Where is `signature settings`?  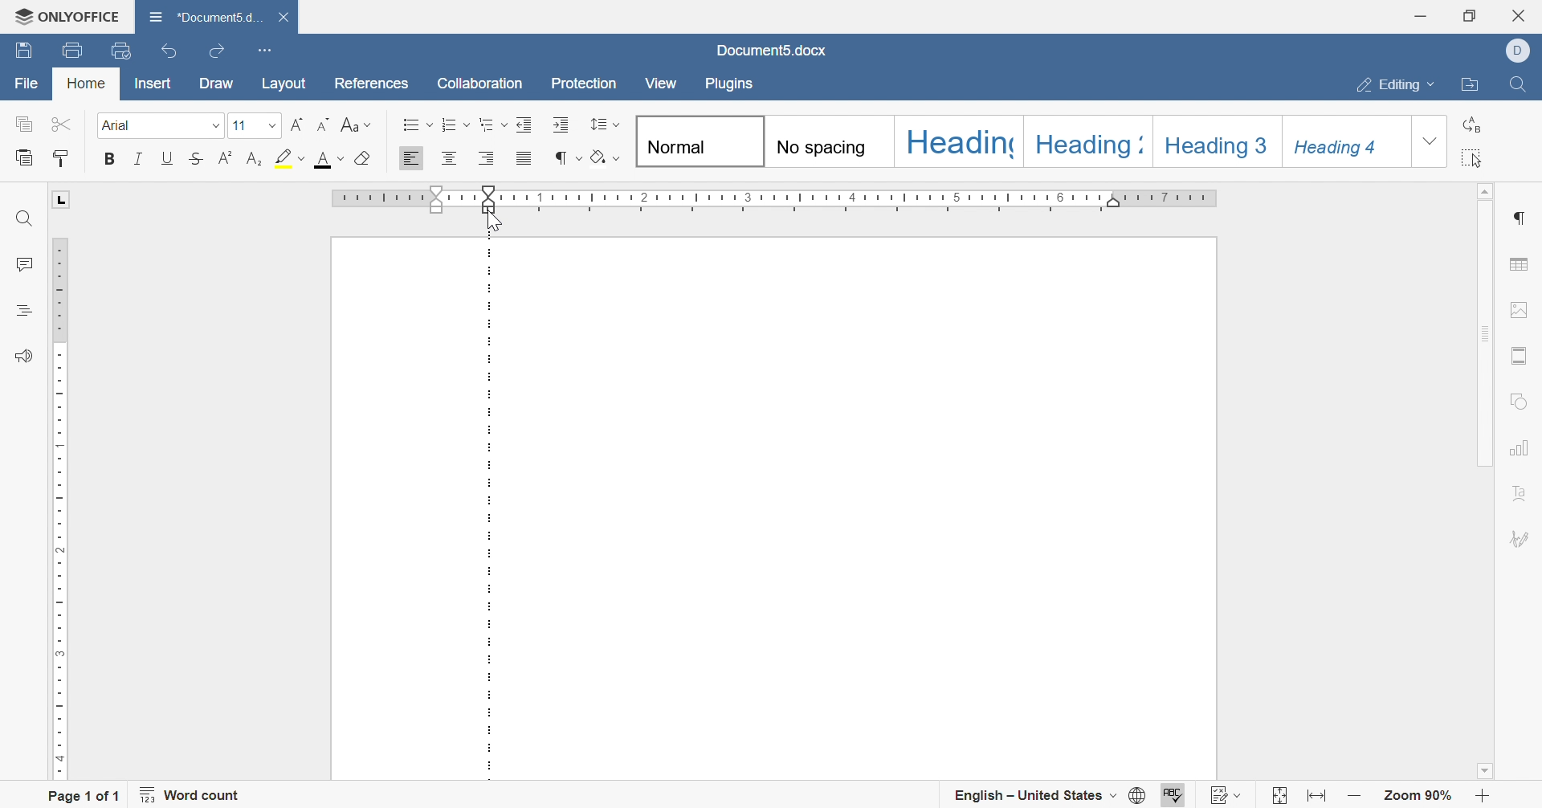 signature settings is located at coordinates (1522, 538).